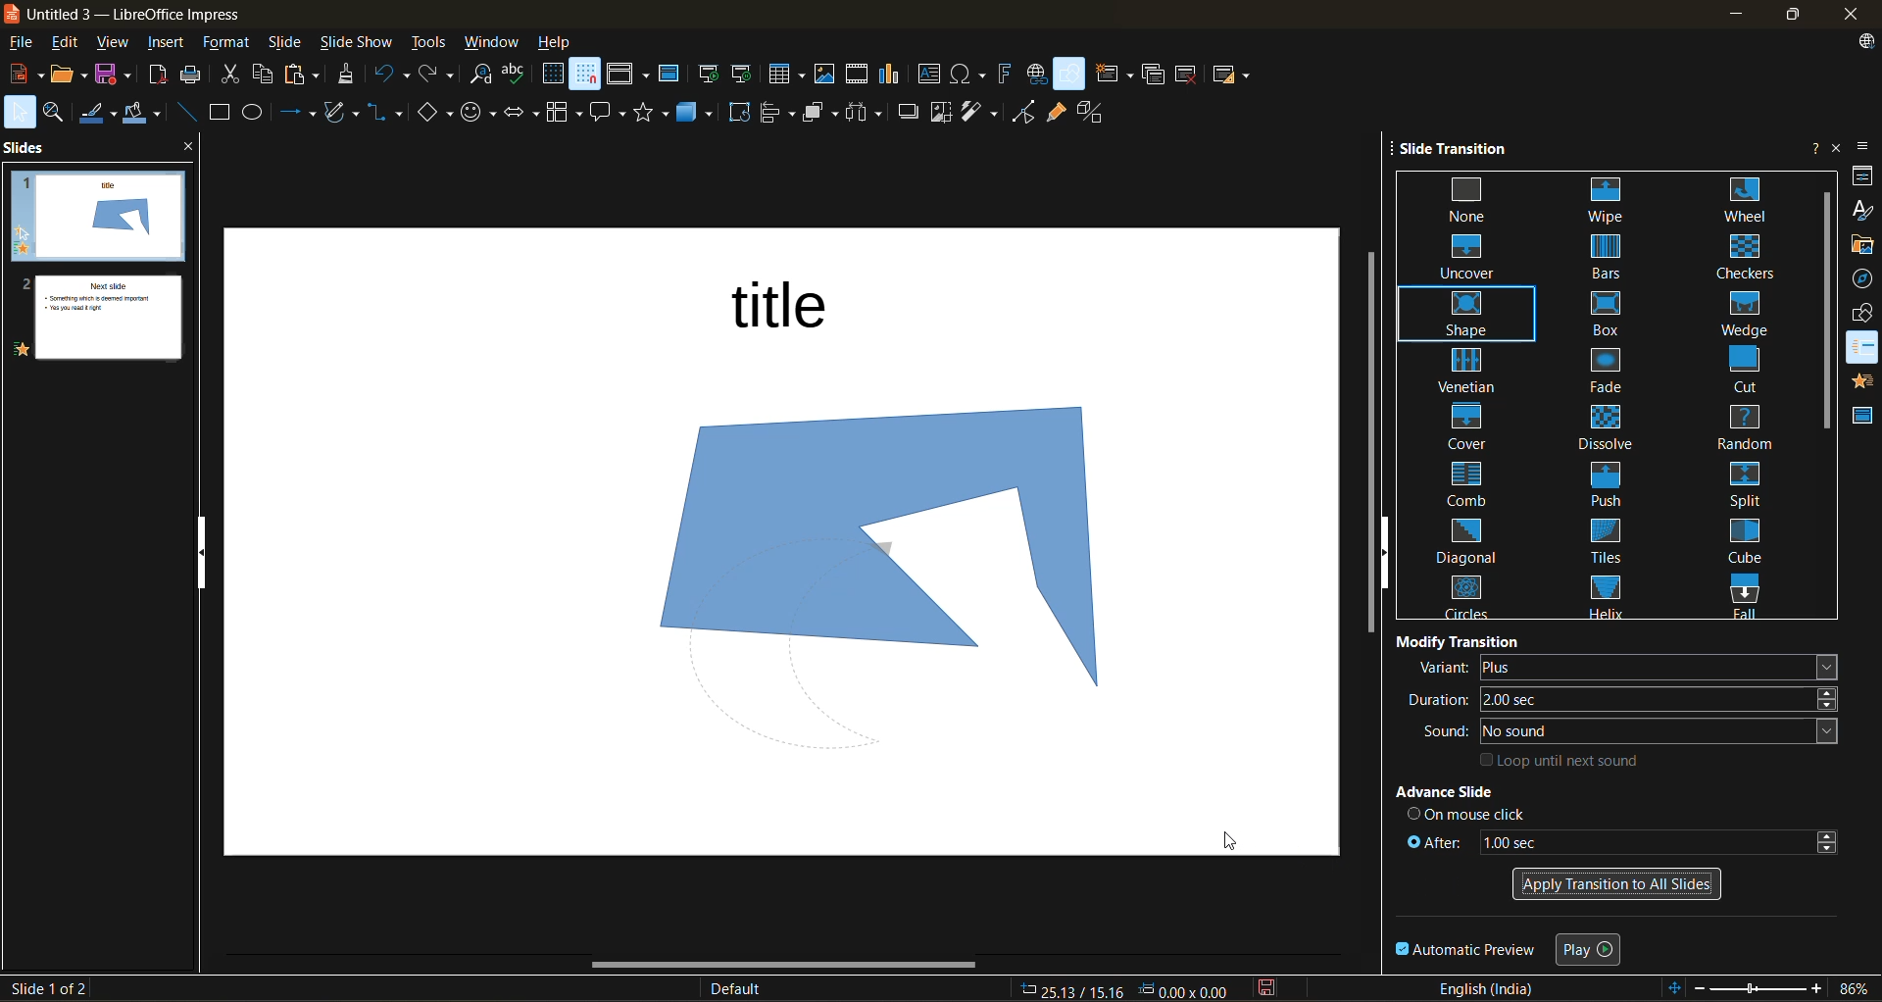  I want to click on new, so click(23, 76).